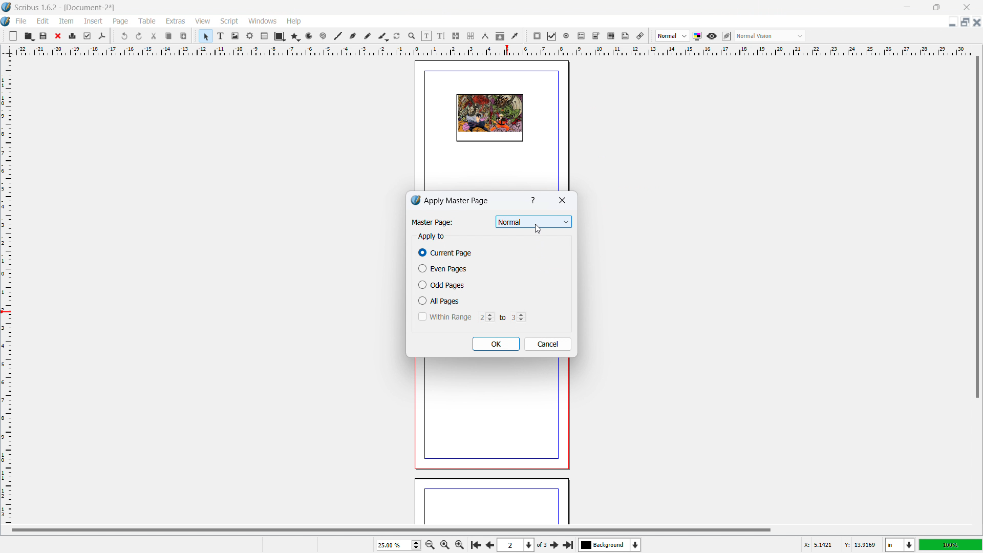 This screenshot has width=983, height=553. What do you see at coordinates (441, 285) in the screenshot?
I see `odd pages checkbox` at bounding box center [441, 285].